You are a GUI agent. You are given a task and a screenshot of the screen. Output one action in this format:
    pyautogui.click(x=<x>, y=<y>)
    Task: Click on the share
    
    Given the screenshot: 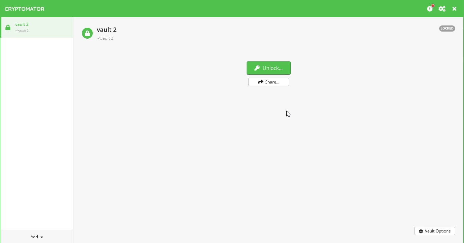 What is the action you would take?
    pyautogui.click(x=269, y=82)
    